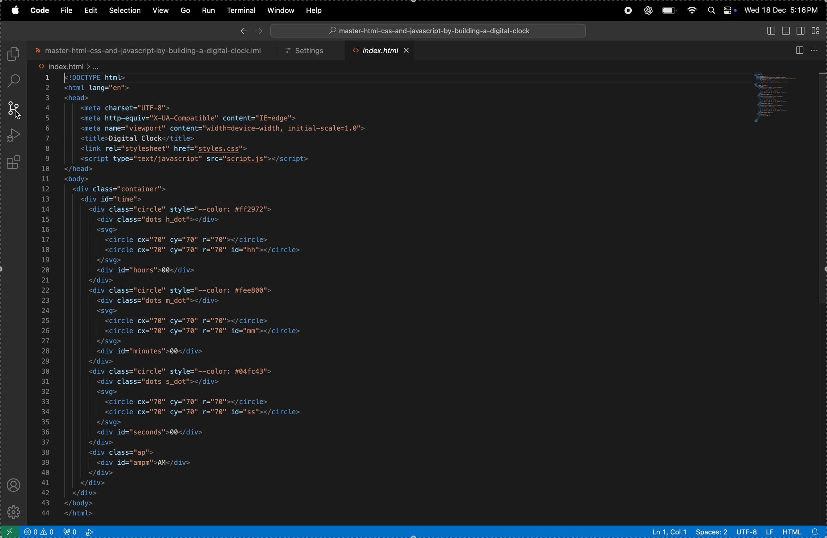 The width and height of the screenshot is (827, 538). What do you see at coordinates (166, 148) in the screenshot?
I see `<link rel="stylesheet" href="styles.css">` at bounding box center [166, 148].